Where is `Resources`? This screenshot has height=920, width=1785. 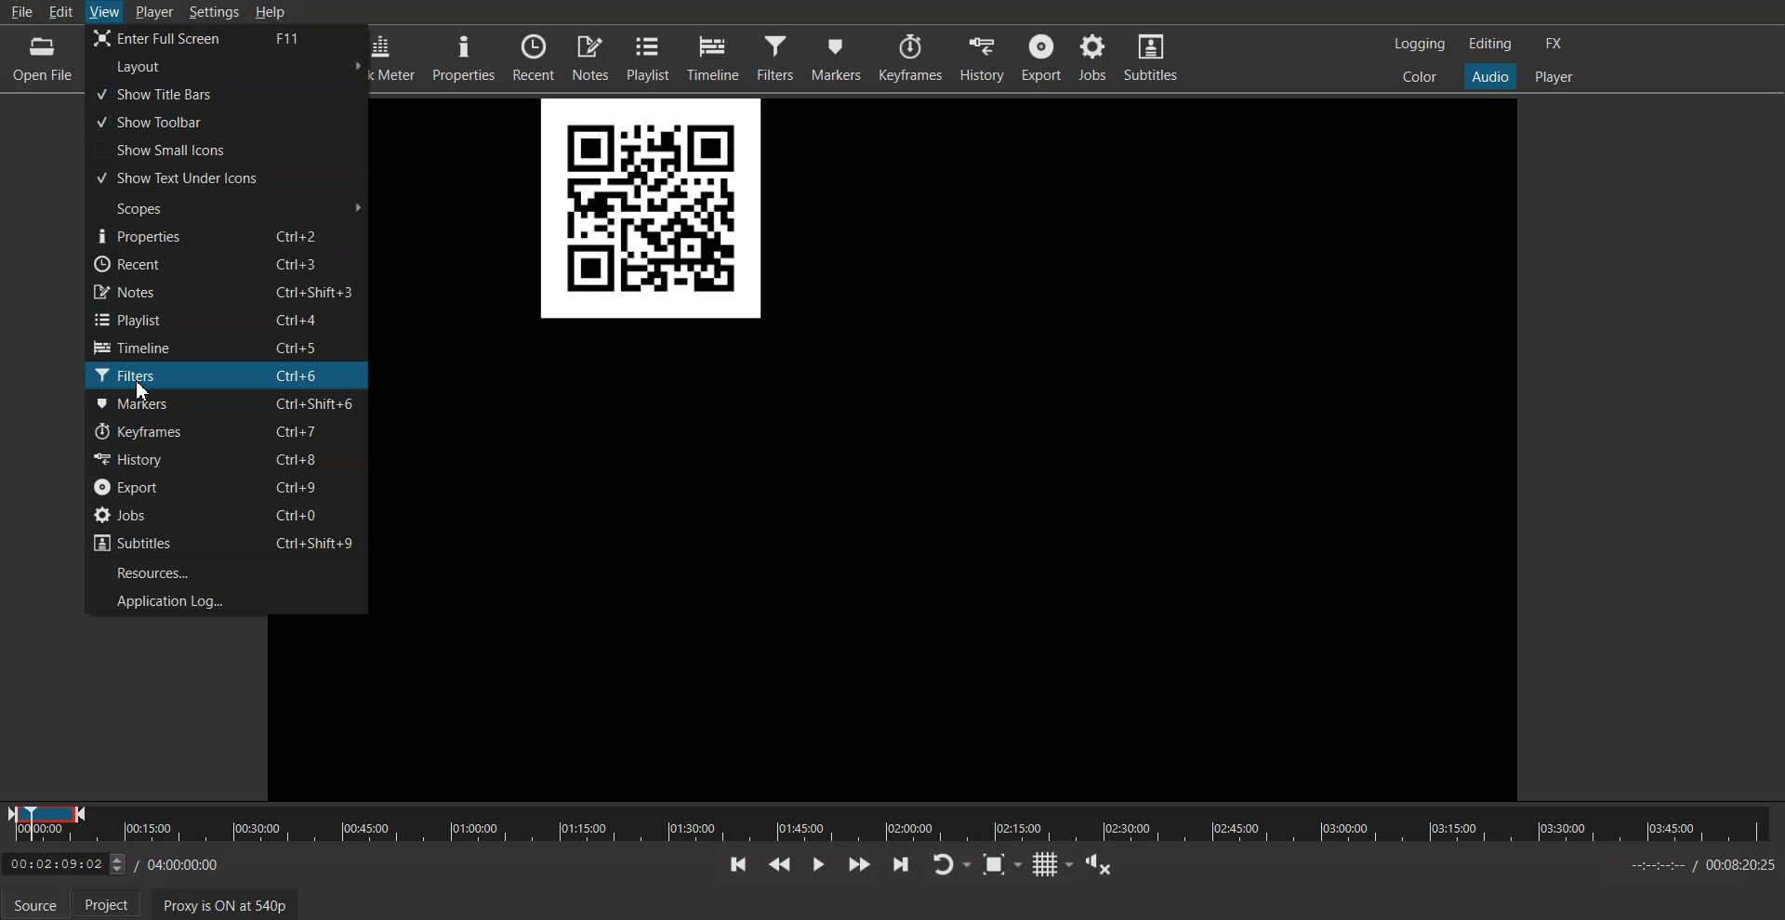
Resources is located at coordinates (227, 572).